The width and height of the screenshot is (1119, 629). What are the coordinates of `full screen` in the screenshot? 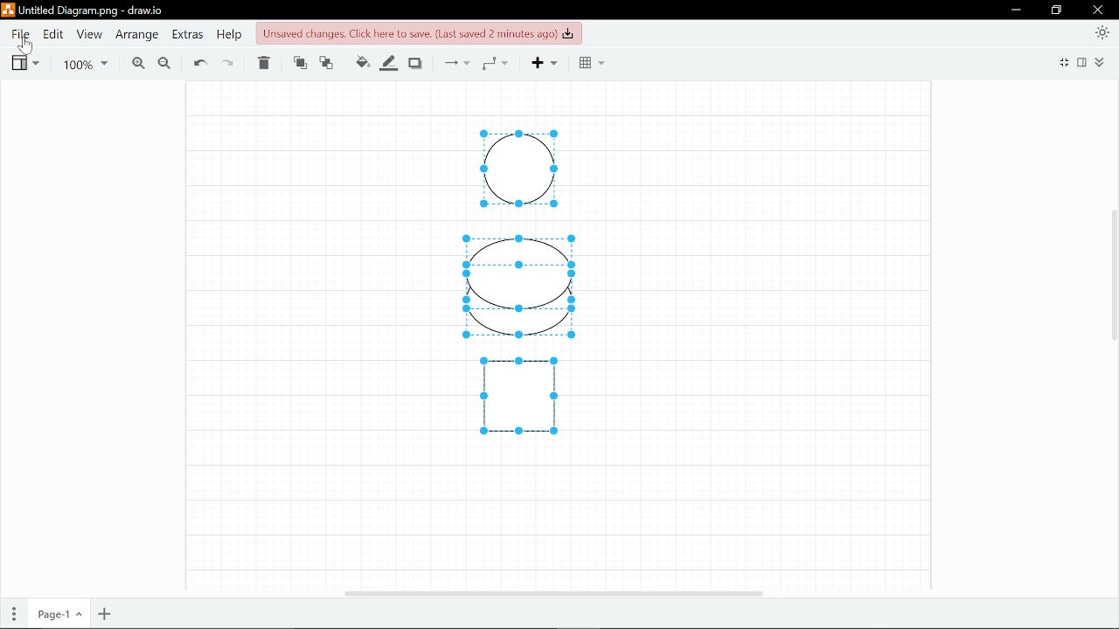 It's located at (1065, 61).